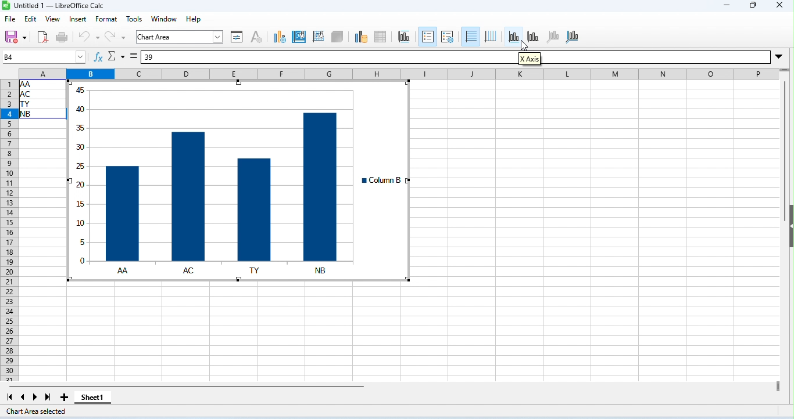 This screenshot has width=794, height=419. What do you see at coordinates (554, 37) in the screenshot?
I see `z axis` at bounding box center [554, 37].